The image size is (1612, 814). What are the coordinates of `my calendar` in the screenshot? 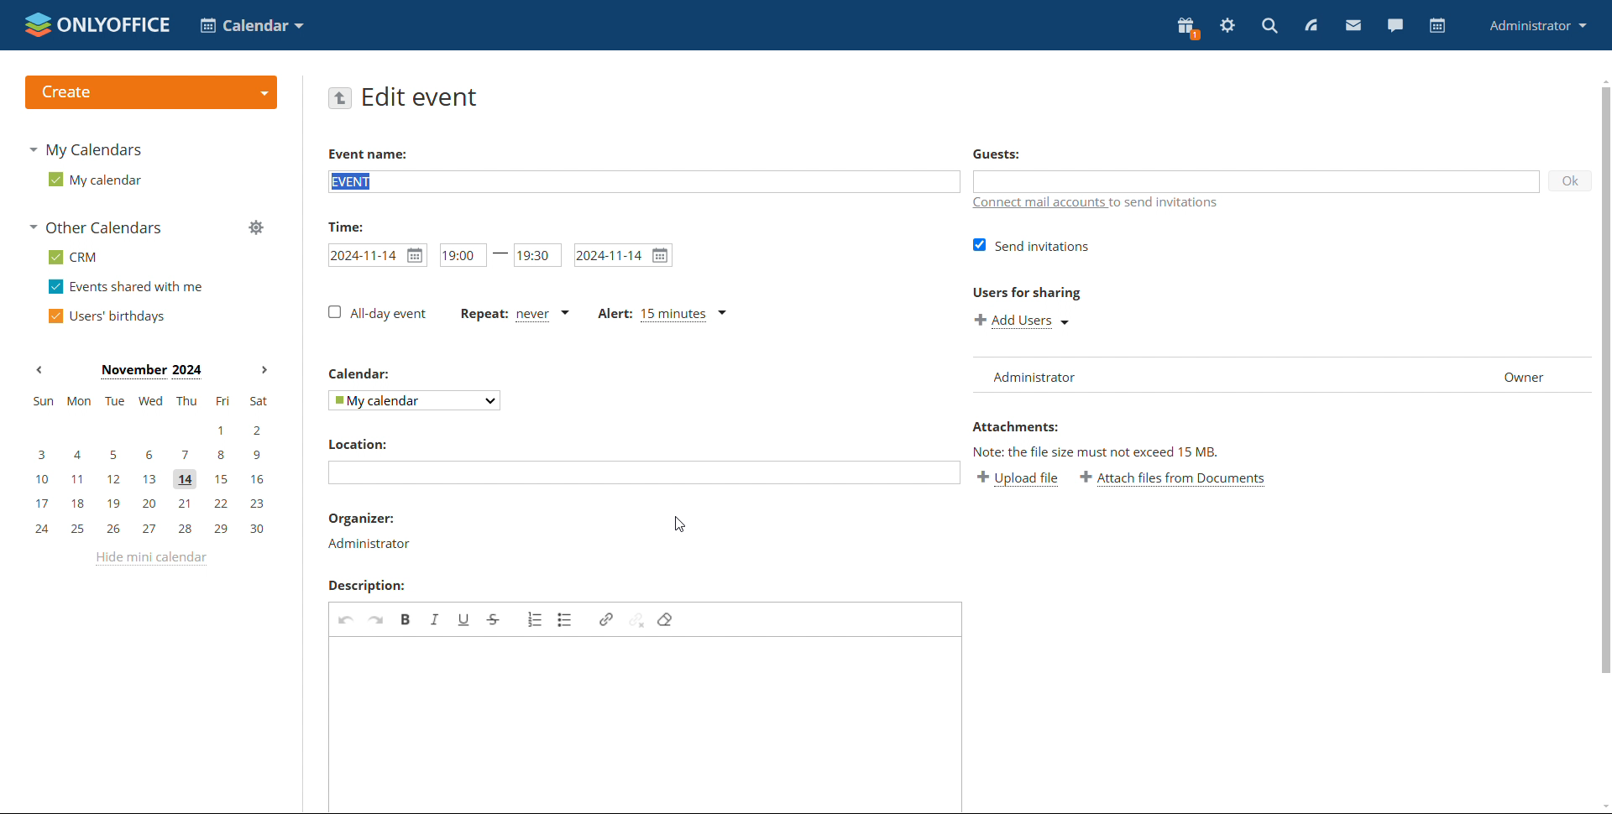 It's located at (96, 180).